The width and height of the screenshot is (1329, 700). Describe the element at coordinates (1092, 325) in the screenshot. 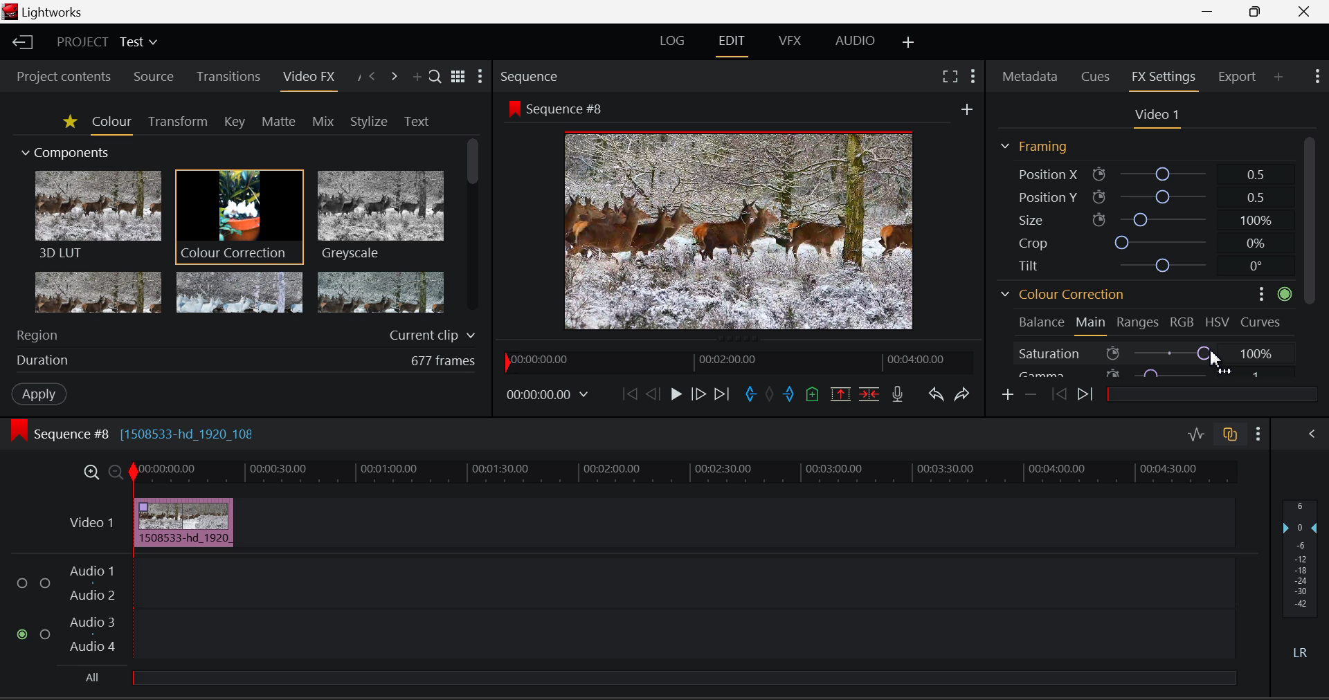

I see `Main Tab Open` at that location.